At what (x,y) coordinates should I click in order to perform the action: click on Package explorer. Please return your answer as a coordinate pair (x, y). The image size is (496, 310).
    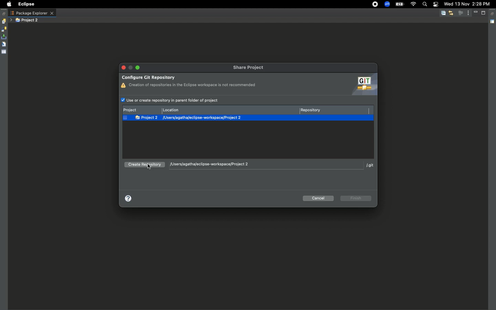
    Looking at the image, I should click on (32, 13).